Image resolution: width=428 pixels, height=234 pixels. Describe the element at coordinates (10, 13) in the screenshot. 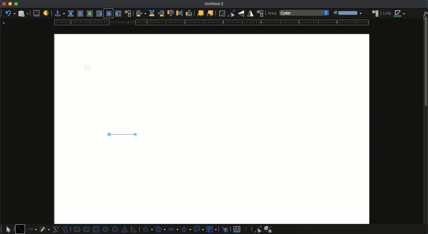

I see `undo` at that location.